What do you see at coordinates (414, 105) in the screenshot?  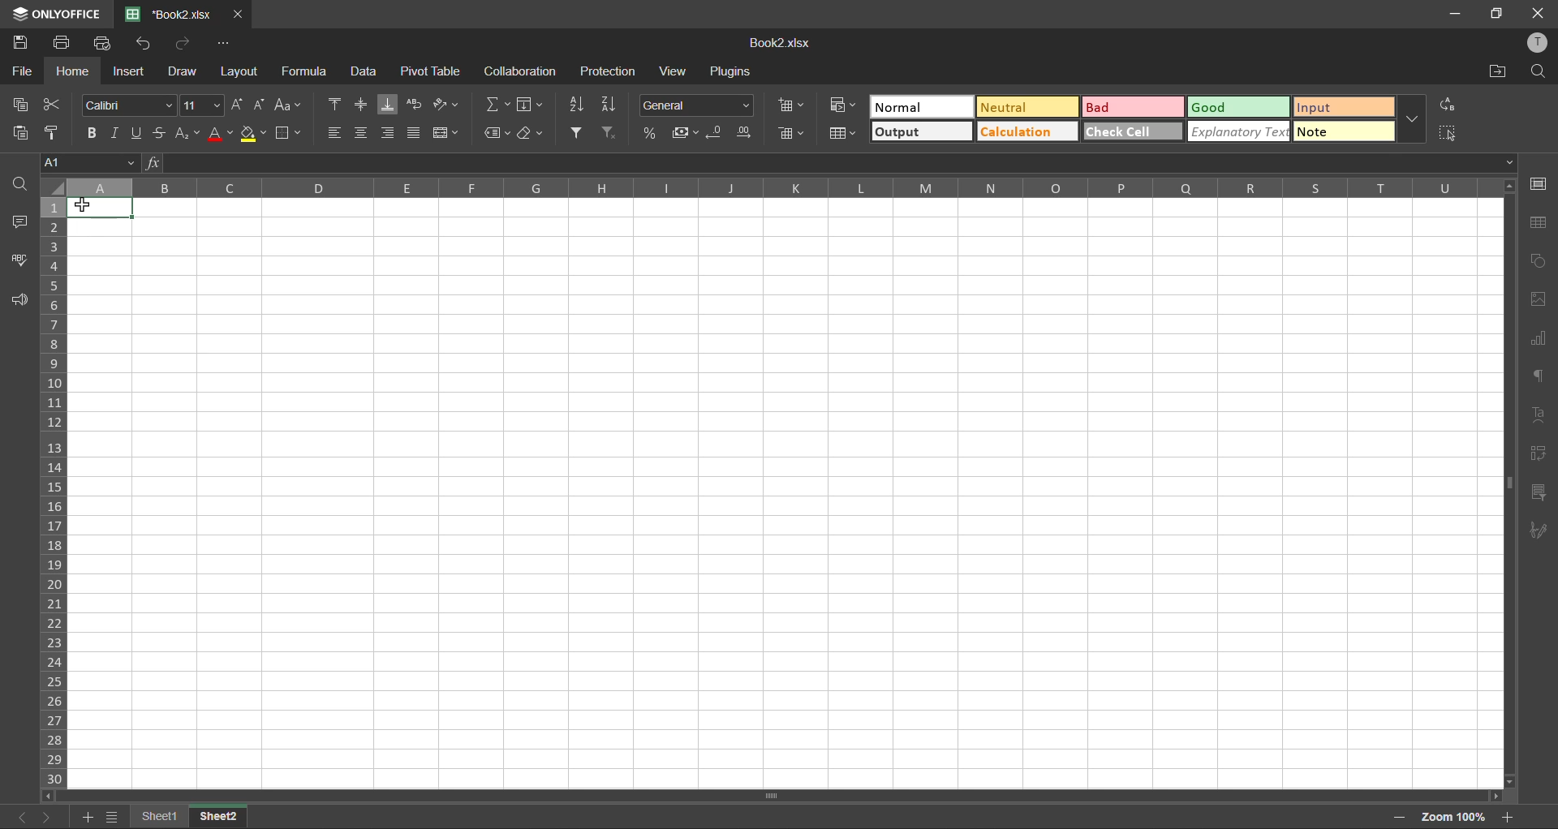 I see `wrap text` at bounding box center [414, 105].